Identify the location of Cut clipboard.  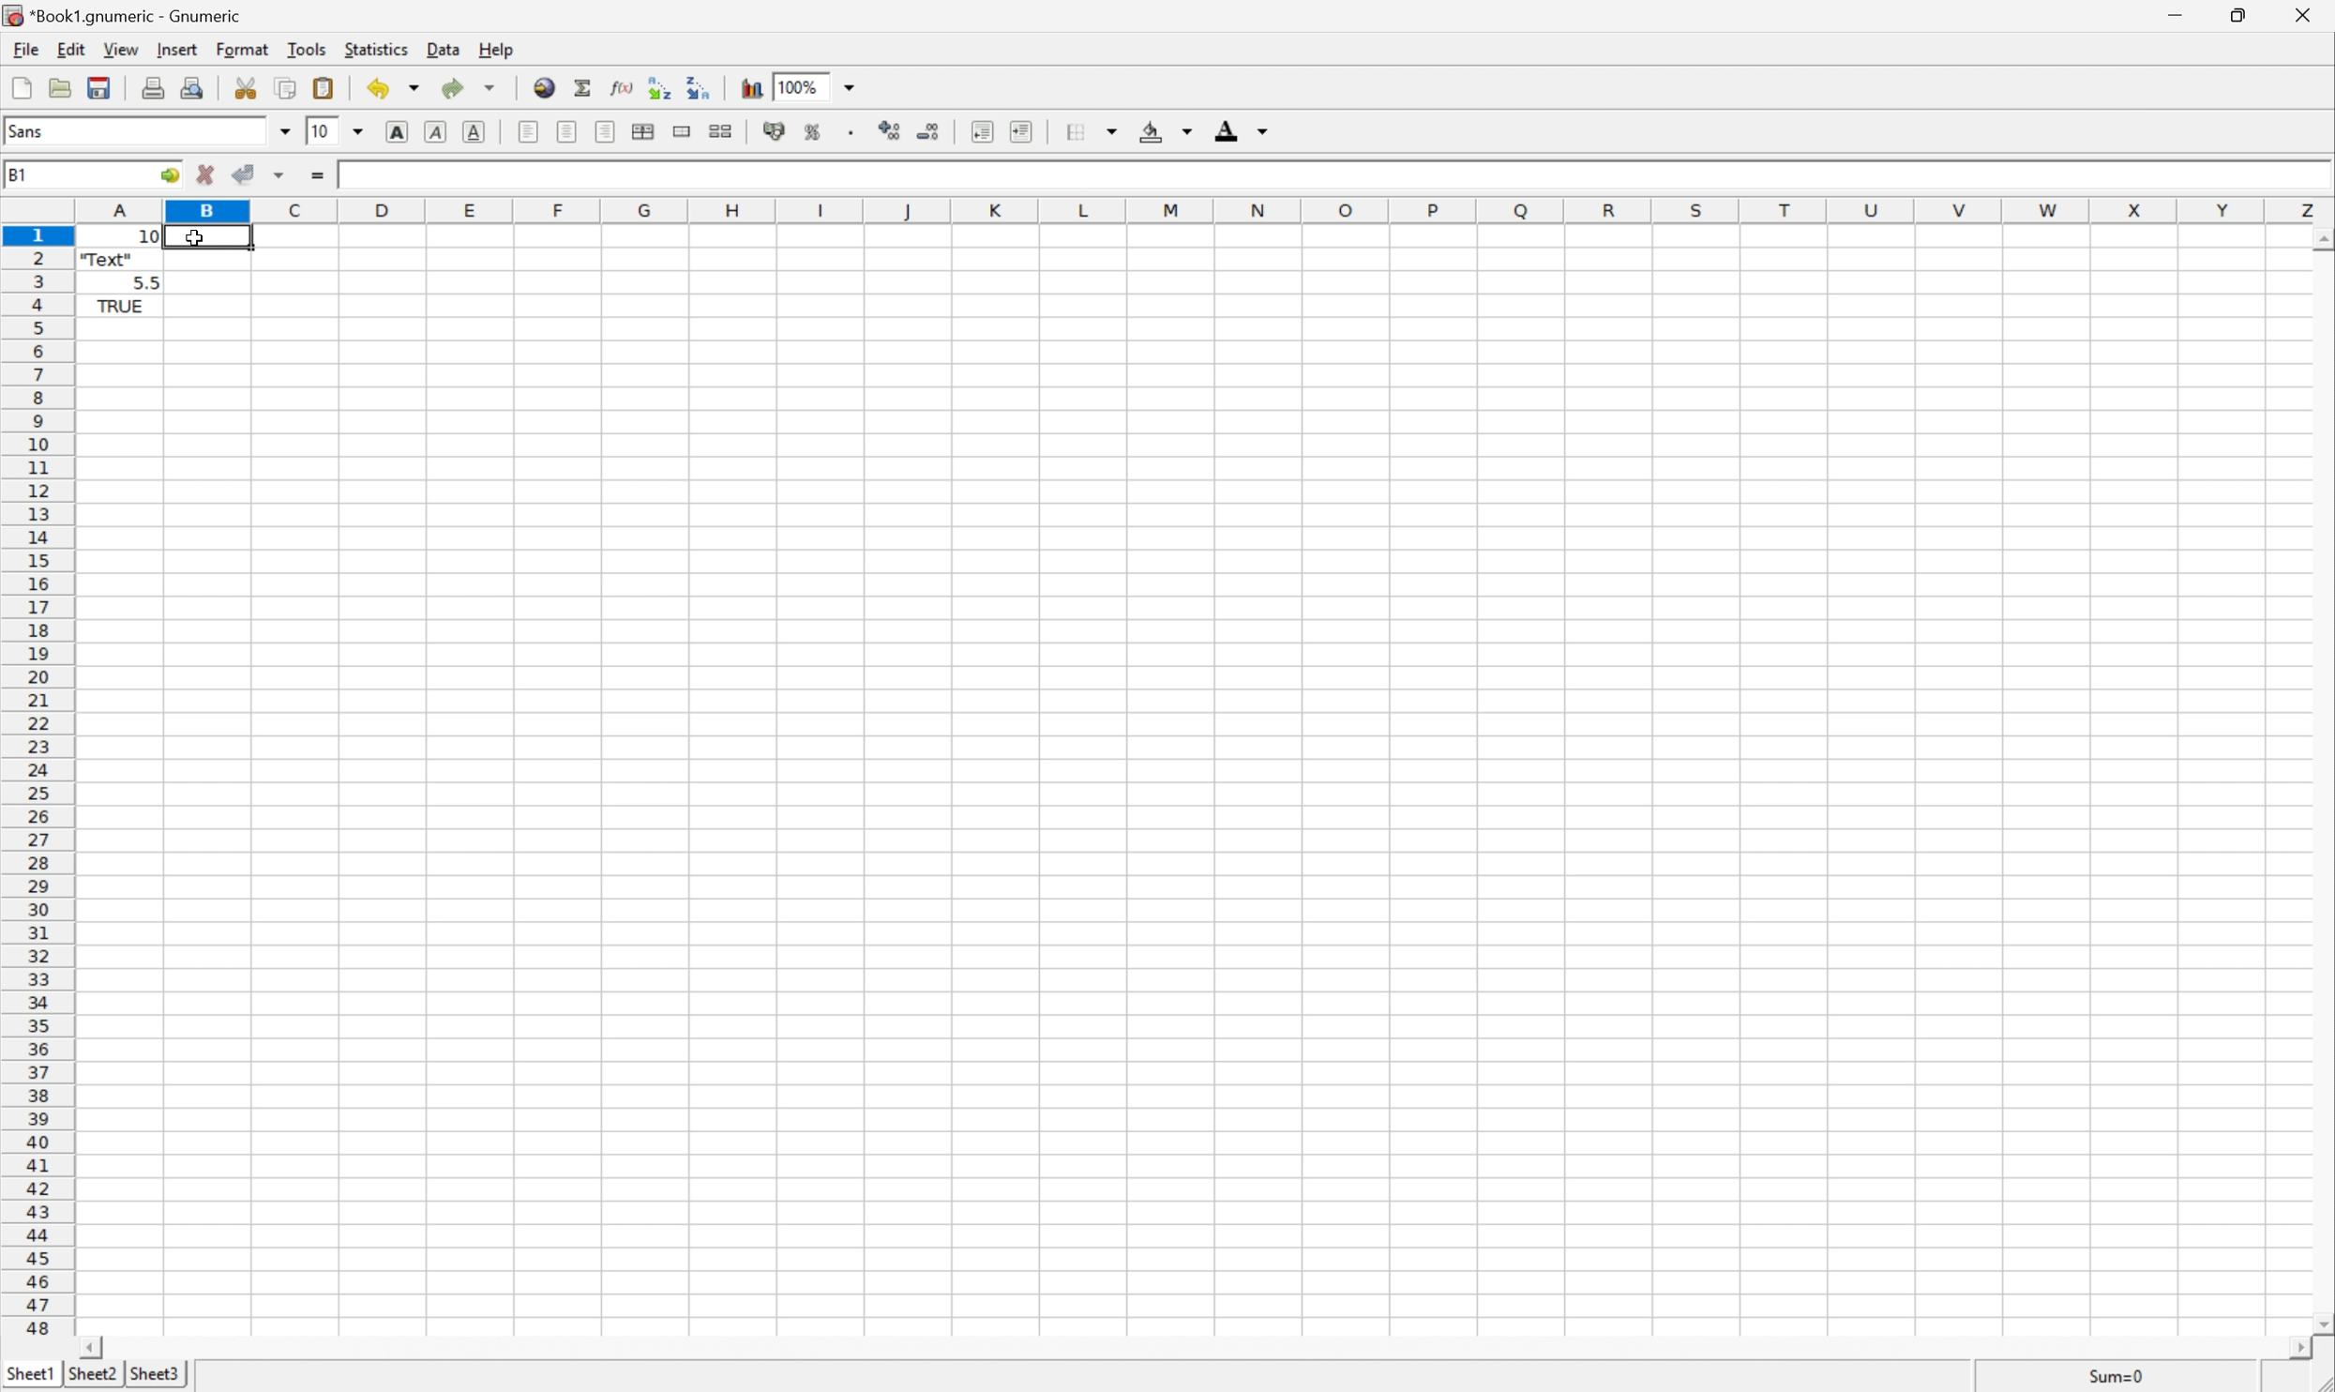
(246, 87).